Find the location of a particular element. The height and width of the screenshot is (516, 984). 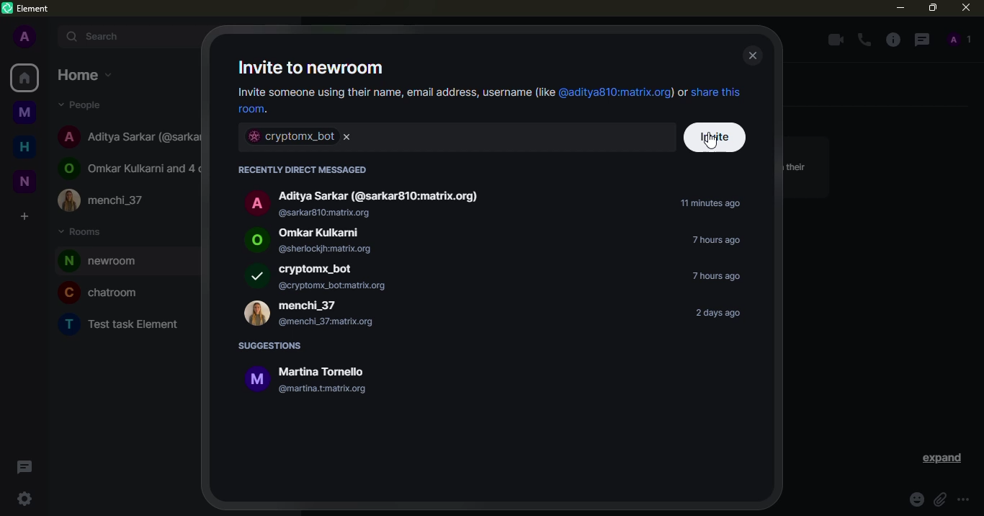

remove is located at coordinates (346, 137).